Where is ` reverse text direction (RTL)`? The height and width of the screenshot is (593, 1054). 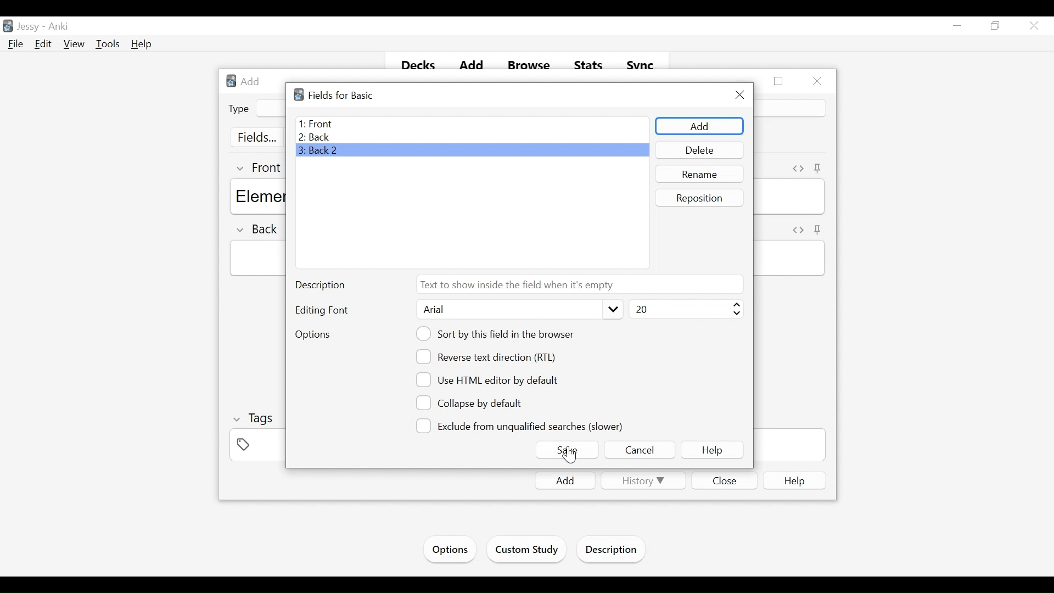  reverse text direction (RTL) is located at coordinates (488, 356).